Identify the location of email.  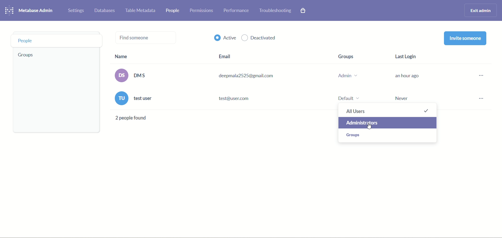
(244, 81).